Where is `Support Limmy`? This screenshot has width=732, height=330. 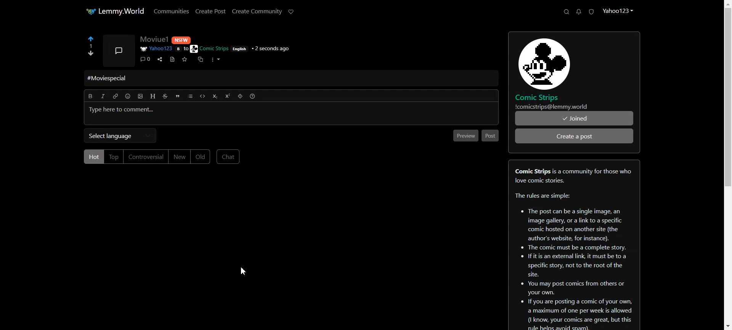 Support Limmy is located at coordinates (293, 11).